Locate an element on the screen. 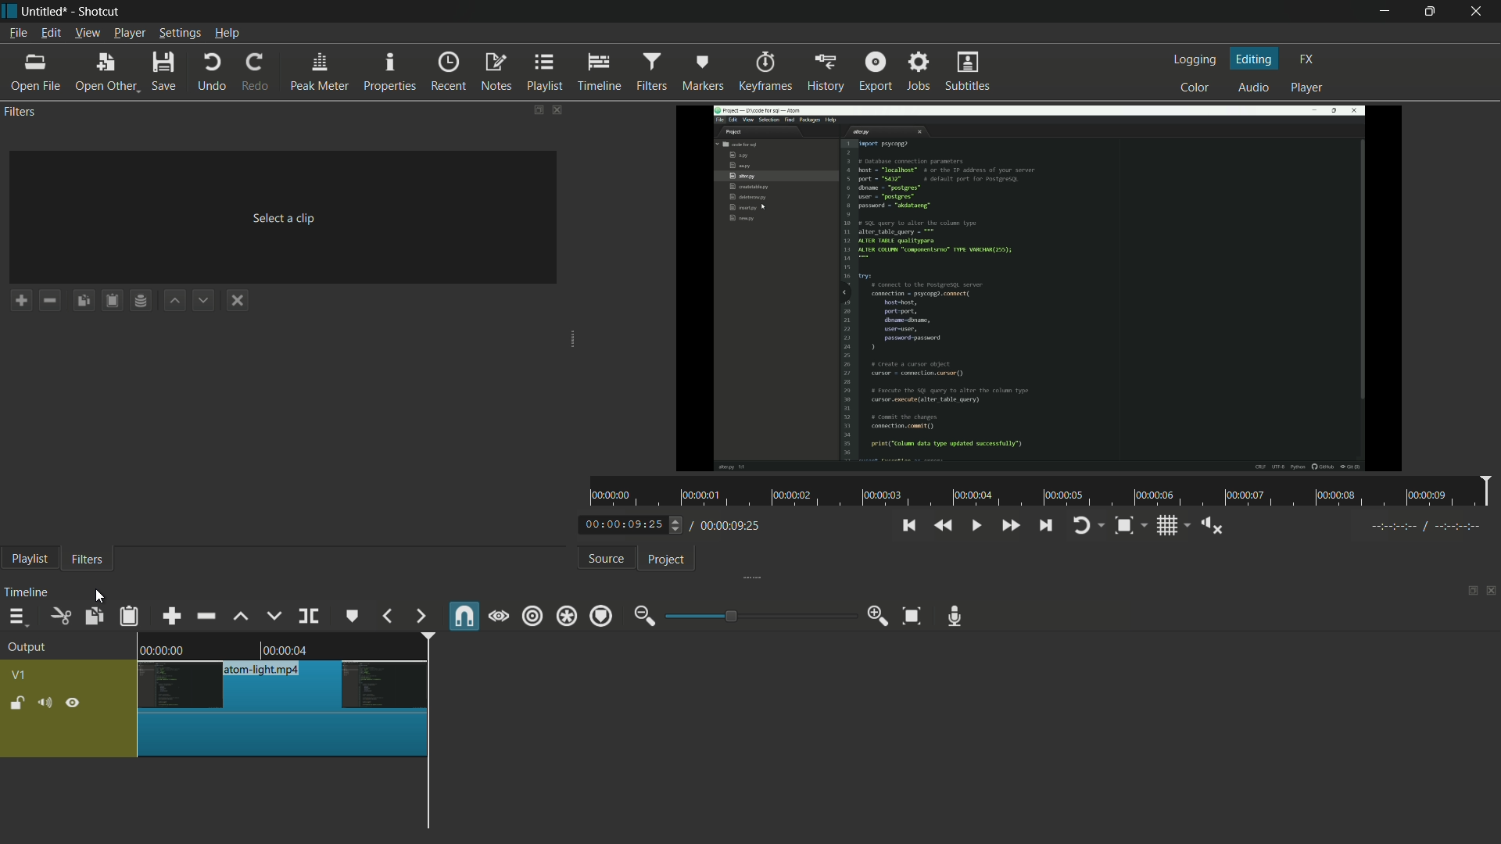 Image resolution: width=1501 pixels, height=844 pixels. paste filters is located at coordinates (115, 300).